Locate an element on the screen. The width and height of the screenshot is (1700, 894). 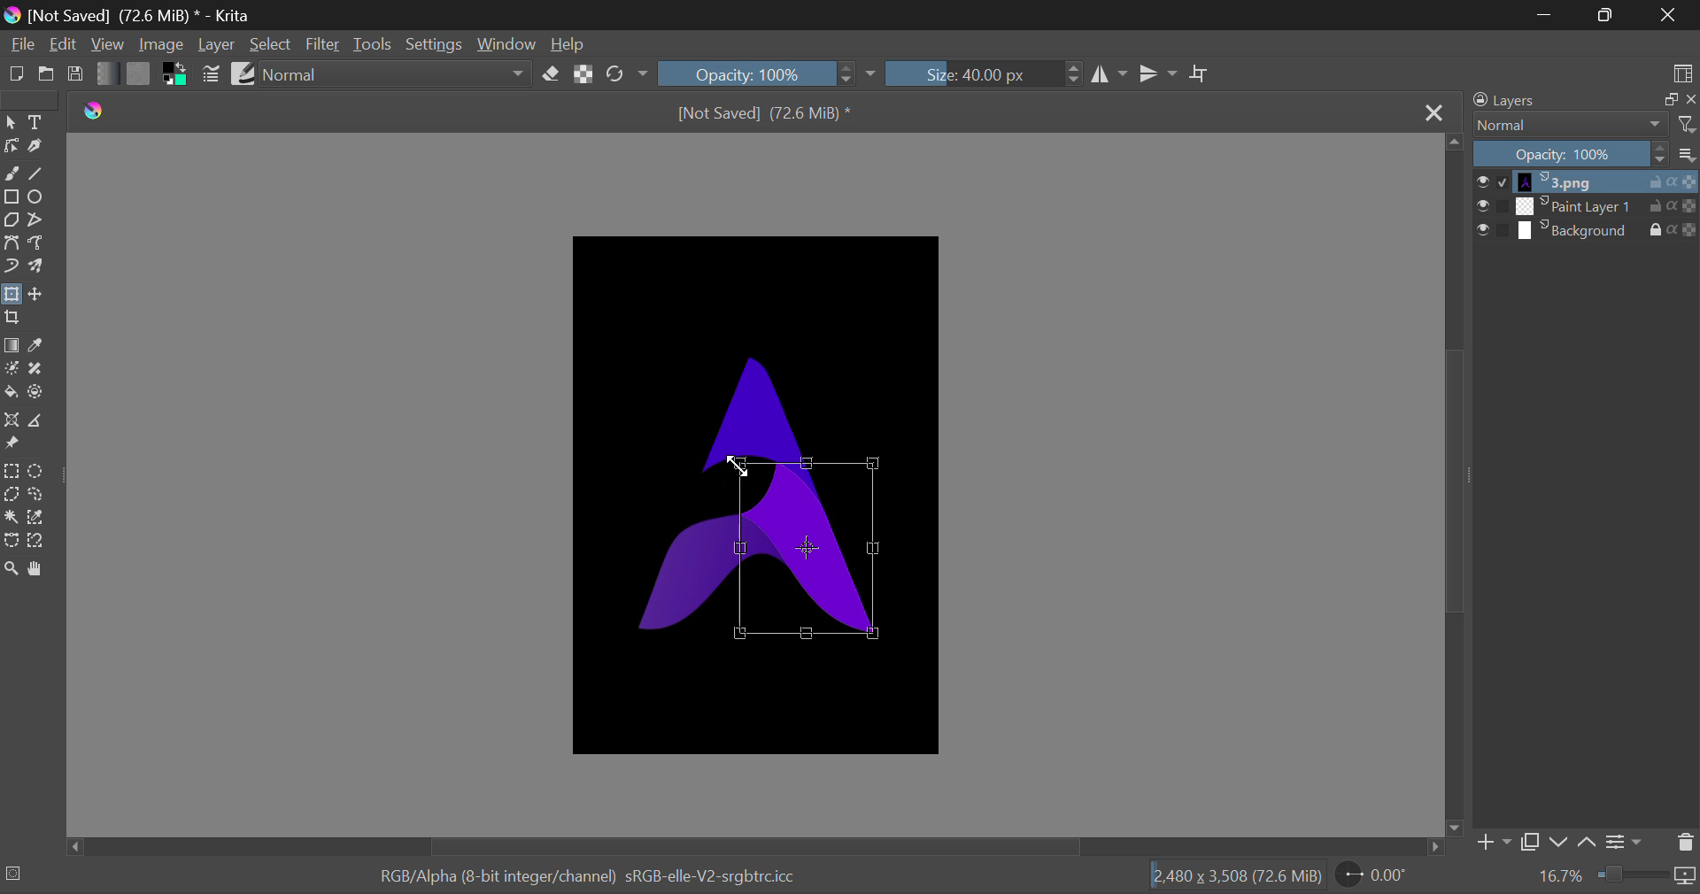
Text is located at coordinates (36, 123).